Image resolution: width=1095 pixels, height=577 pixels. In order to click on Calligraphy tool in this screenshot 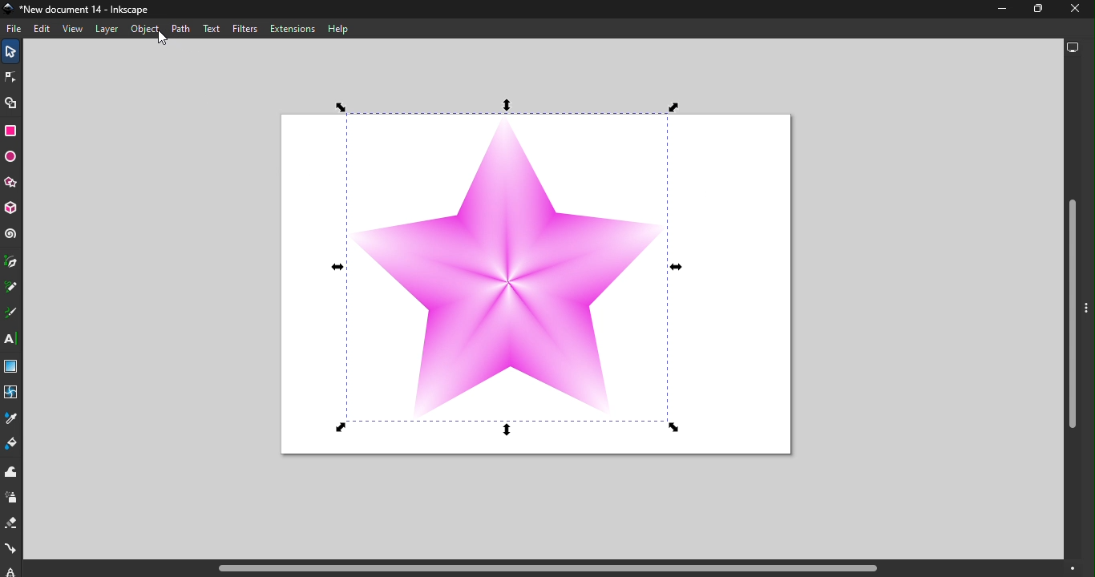, I will do `click(11, 312)`.